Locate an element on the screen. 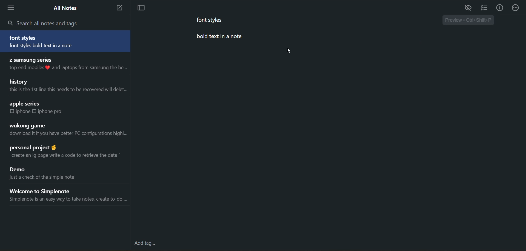 Image resolution: width=526 pixels, height=251 pixels. add new note is located at coordinates (118, 8).